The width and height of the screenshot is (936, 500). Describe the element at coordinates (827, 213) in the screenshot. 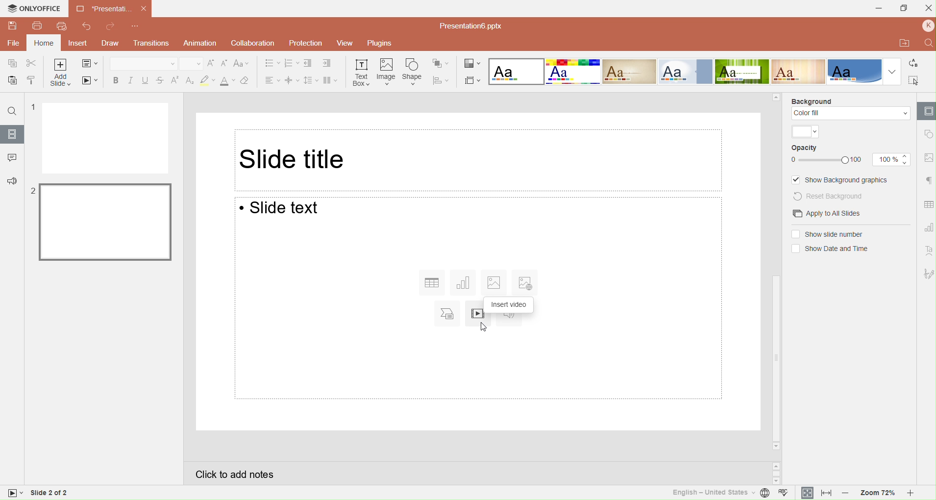

I see `Apply to all slides` at that location.